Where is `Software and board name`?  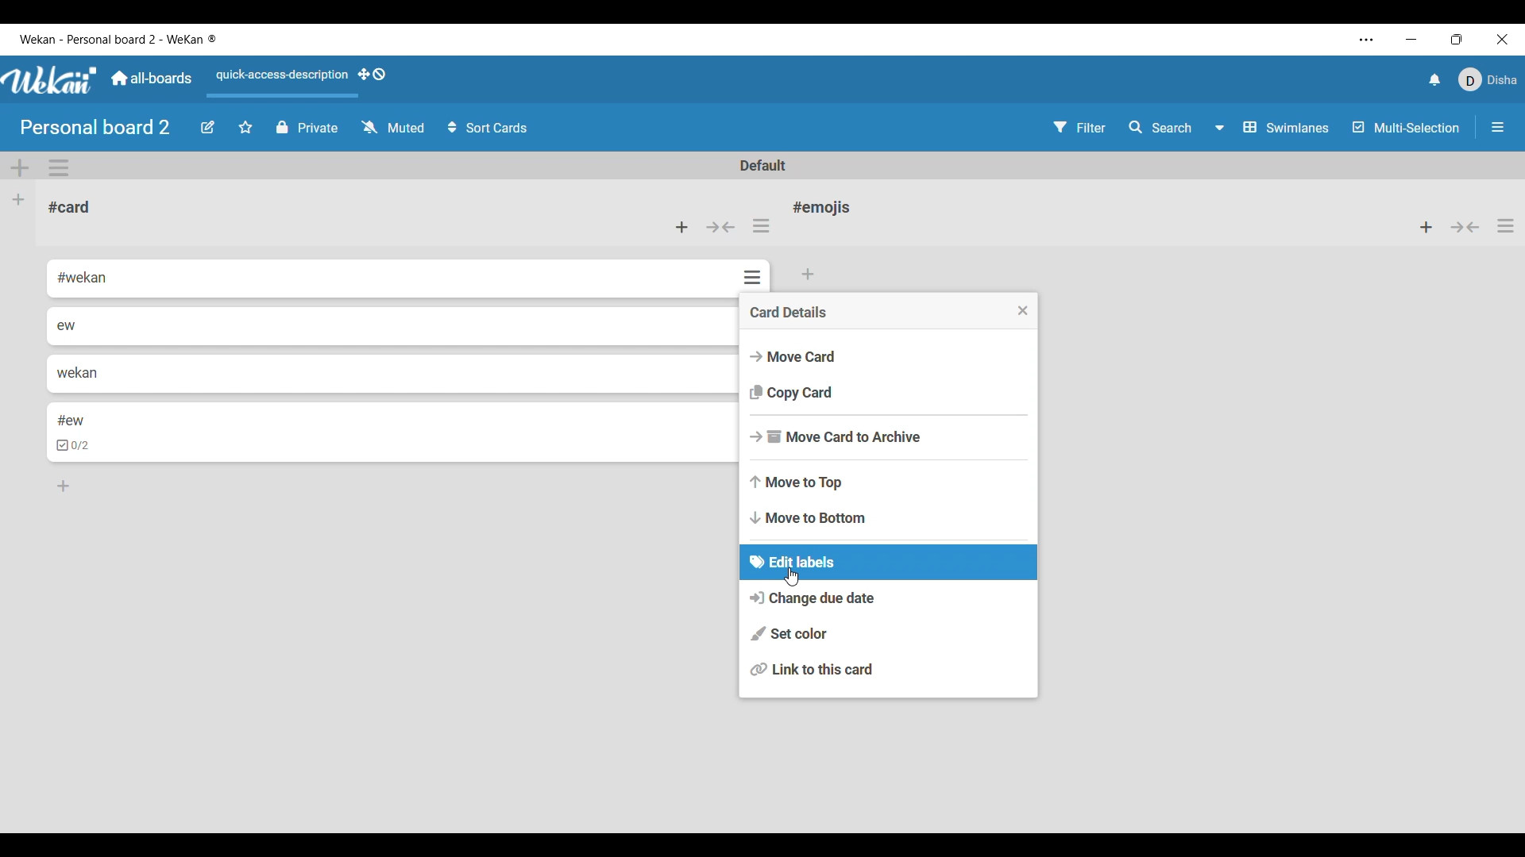 Software and board name is located at coordinates (117, 39).